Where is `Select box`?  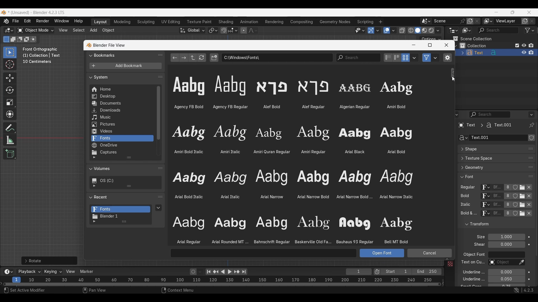 Select box is located at coordinates (10, 52).